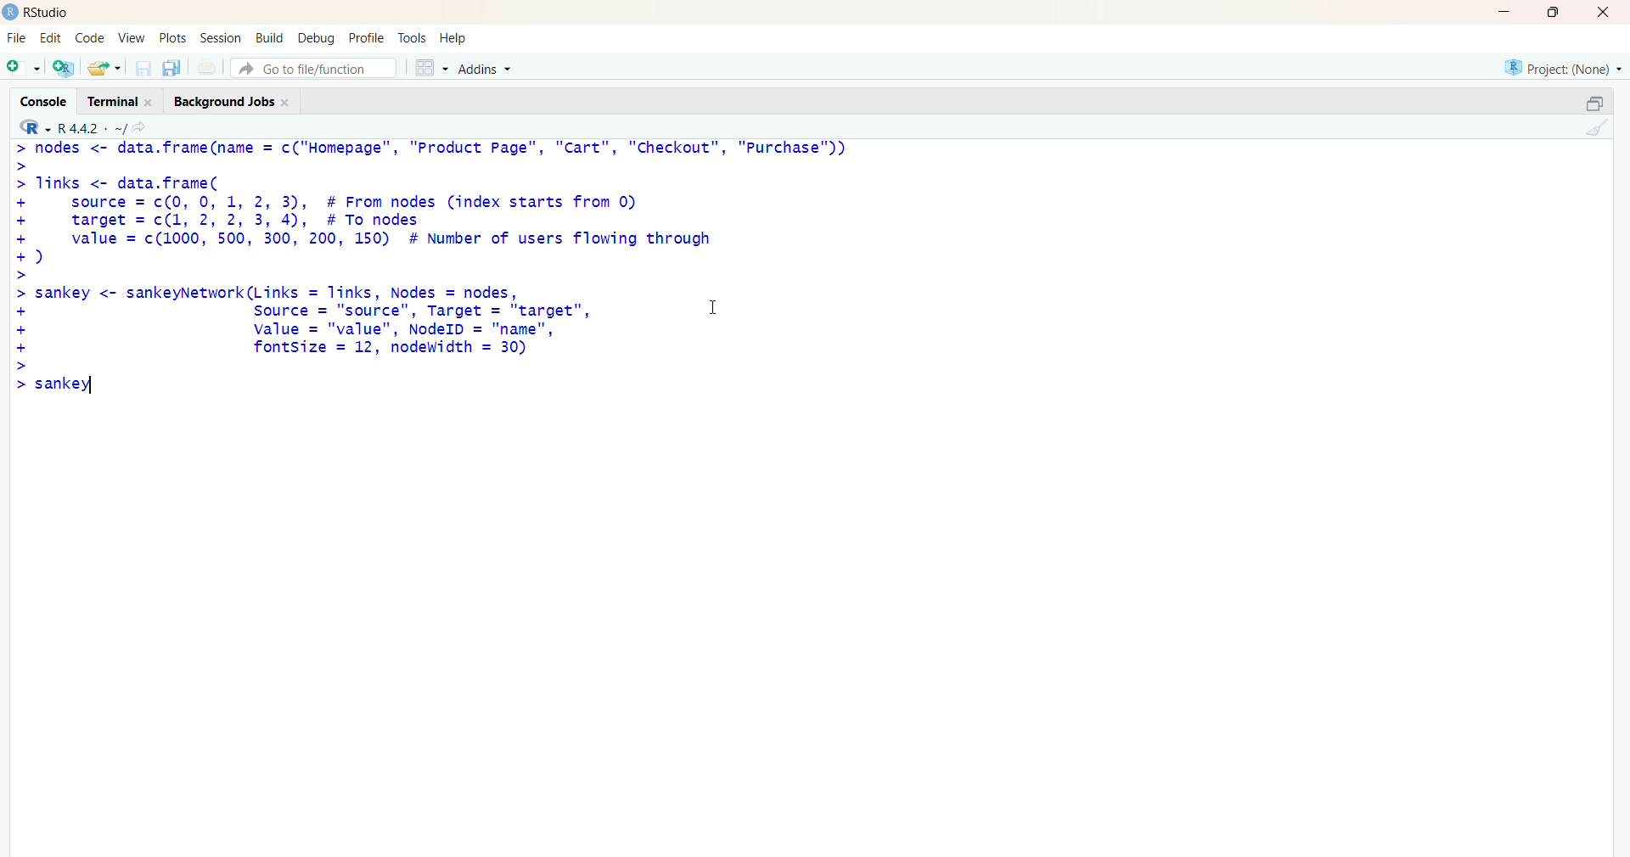 This screenshot has width=1630, height=857. Describe the element at coordinates (129, 37) in the screenshot. I see `view` at that location.